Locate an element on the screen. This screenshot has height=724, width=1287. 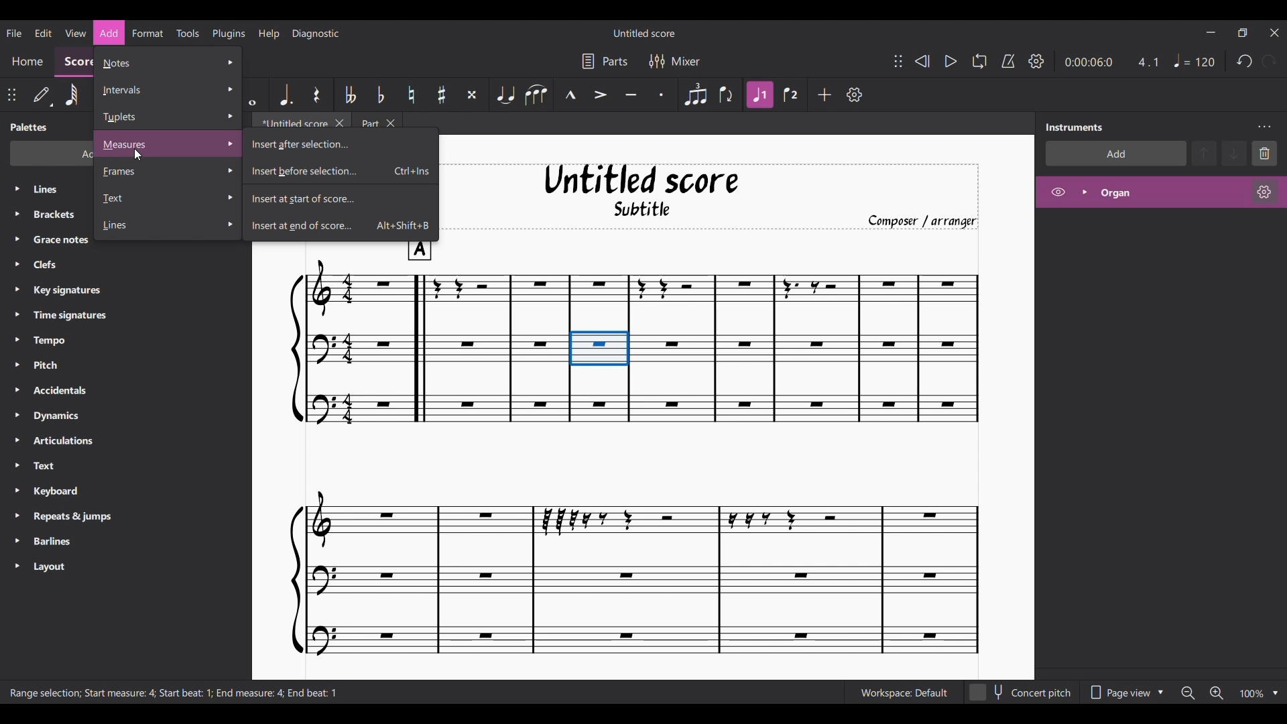
Text options is located at coordinates (168, 198).